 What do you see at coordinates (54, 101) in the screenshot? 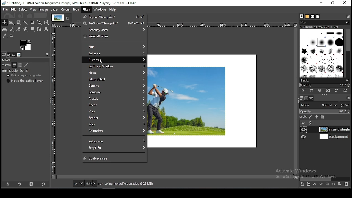
I see `scale (vertical)` at bounding box center [54, 101].